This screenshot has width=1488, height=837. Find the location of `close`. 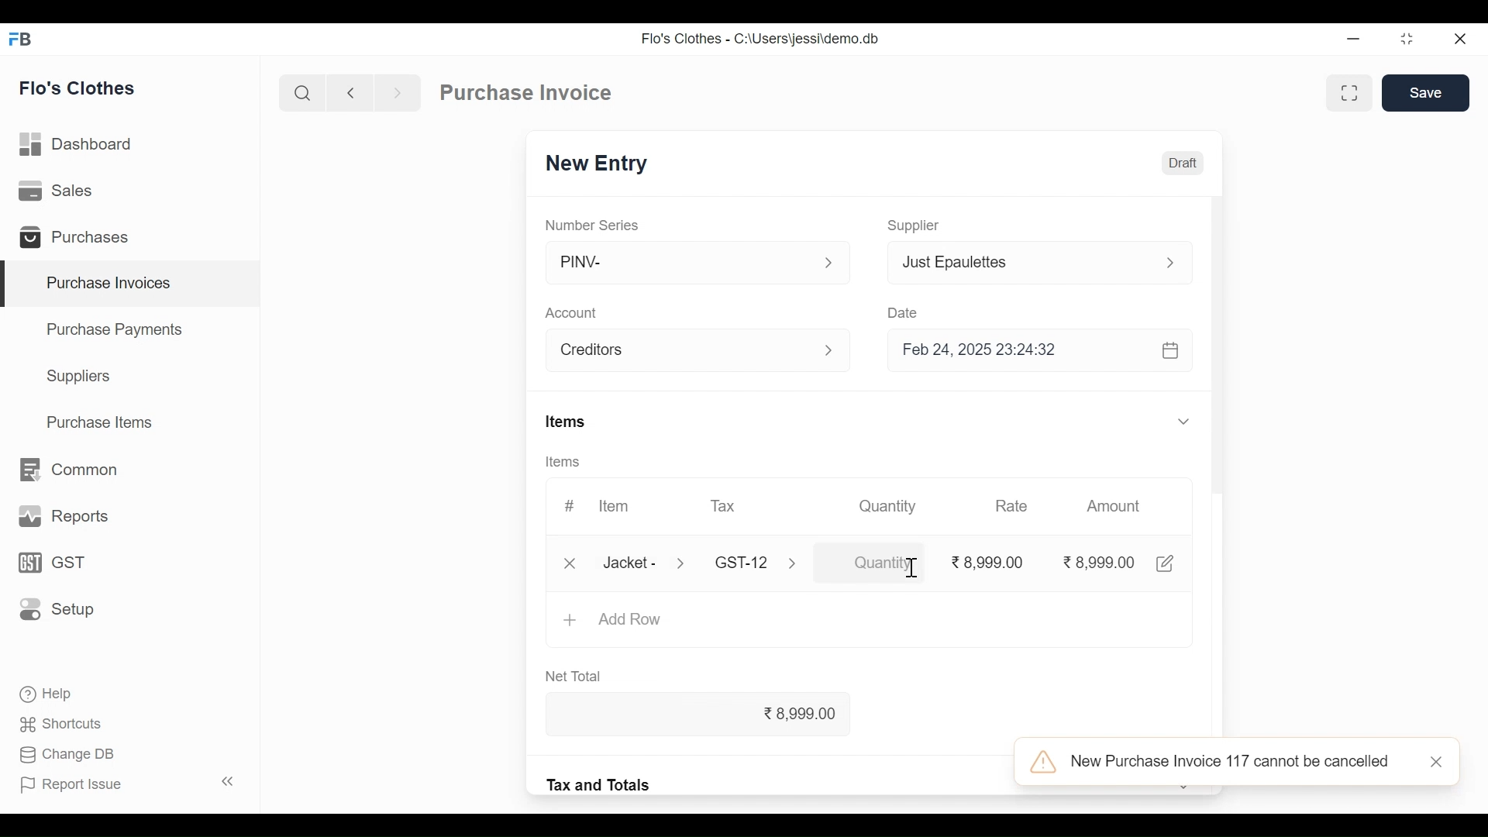

close is located at coordinates (1440, 763).